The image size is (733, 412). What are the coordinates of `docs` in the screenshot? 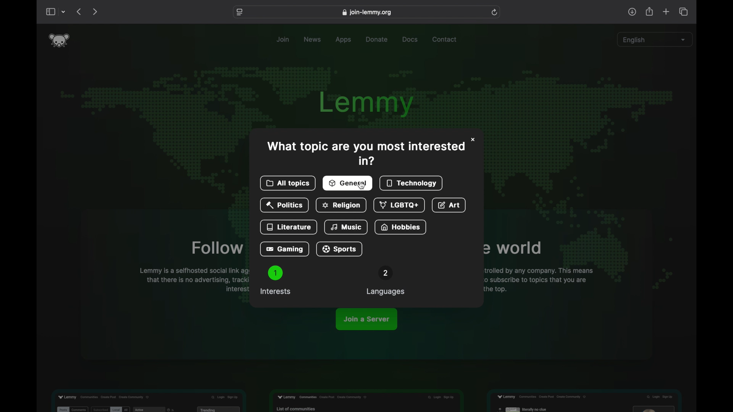 It's located at (410, 39).